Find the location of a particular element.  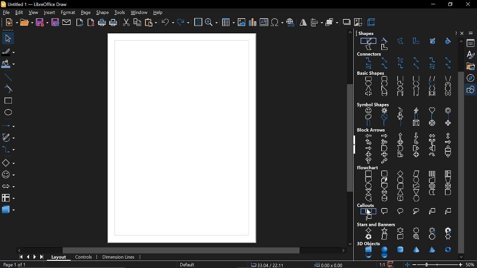

vertical scrollbar is located at coordinates (461, 163).